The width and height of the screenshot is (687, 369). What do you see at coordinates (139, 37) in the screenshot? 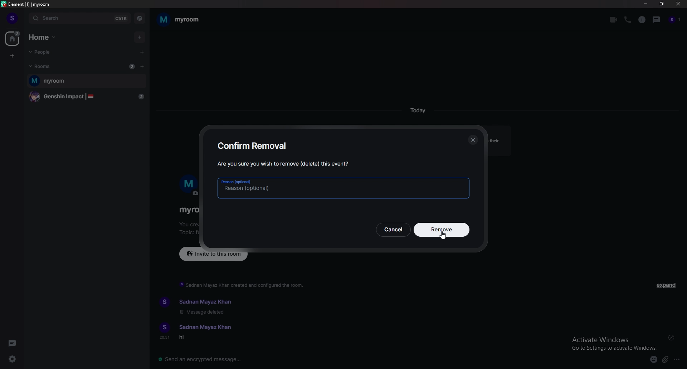
I see `add` at bounding box center [139, 37].